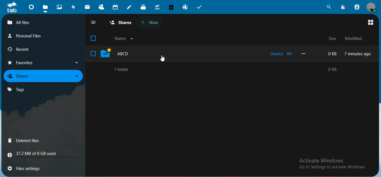  I want to click on all files, so click(121, 23).